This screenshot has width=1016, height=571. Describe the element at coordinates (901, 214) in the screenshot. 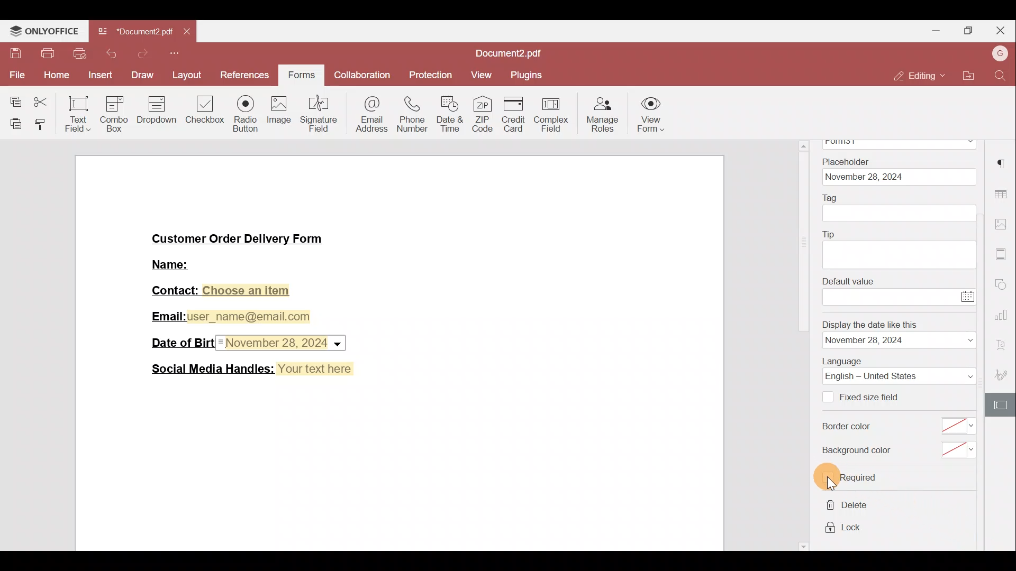

I see `tag` at that location.